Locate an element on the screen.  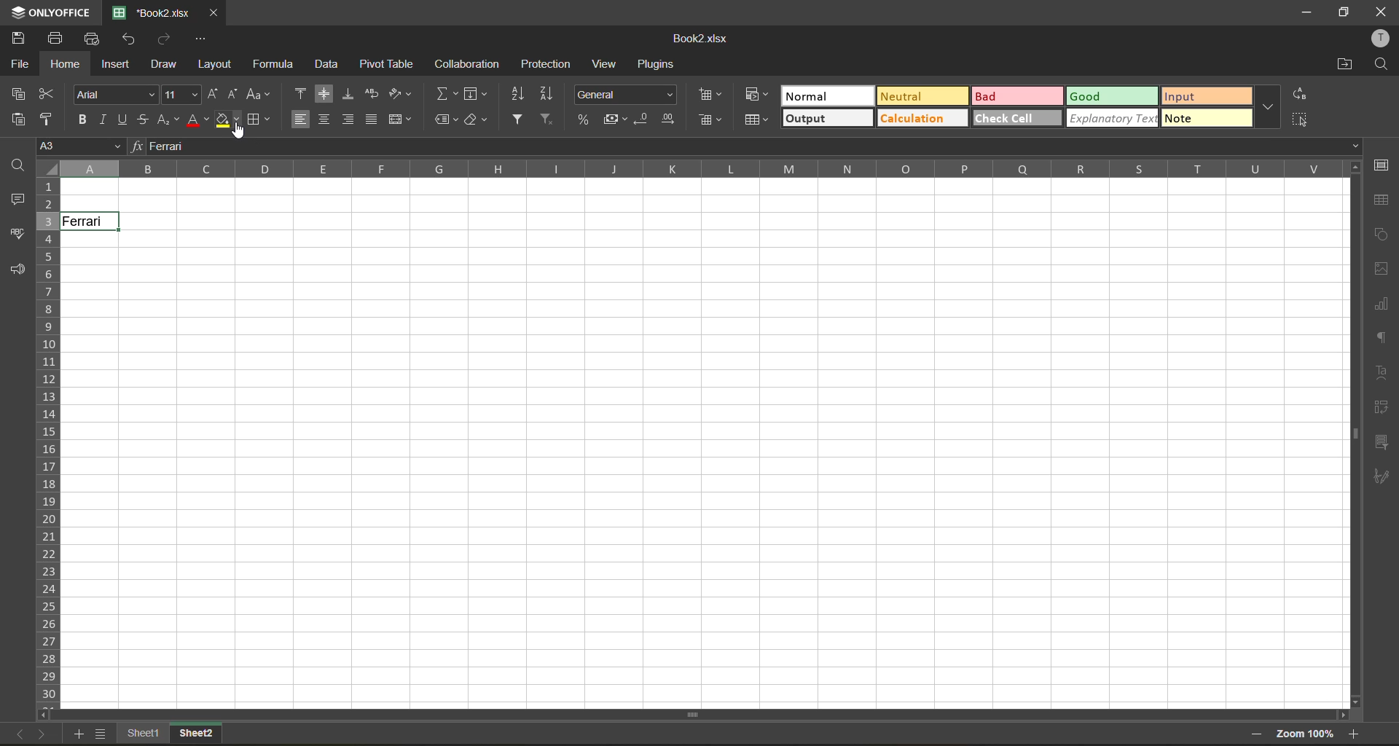
sheet 2 is located at coordinates (202, 735).